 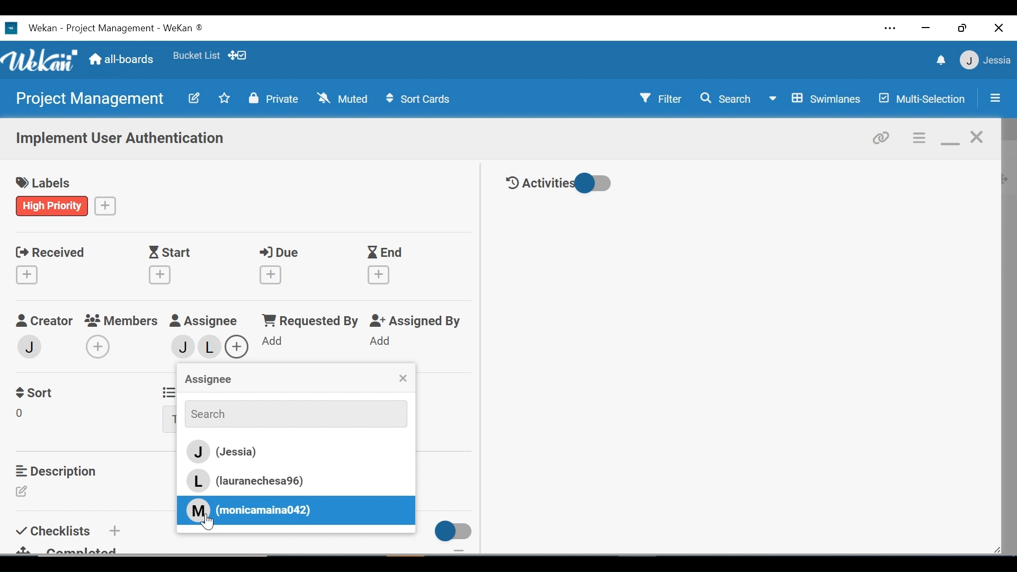 What do you see at coordinates (131, 26) in the screenshot?
I see `Wekan - project management - wekan` at bounding box center [131, 26].